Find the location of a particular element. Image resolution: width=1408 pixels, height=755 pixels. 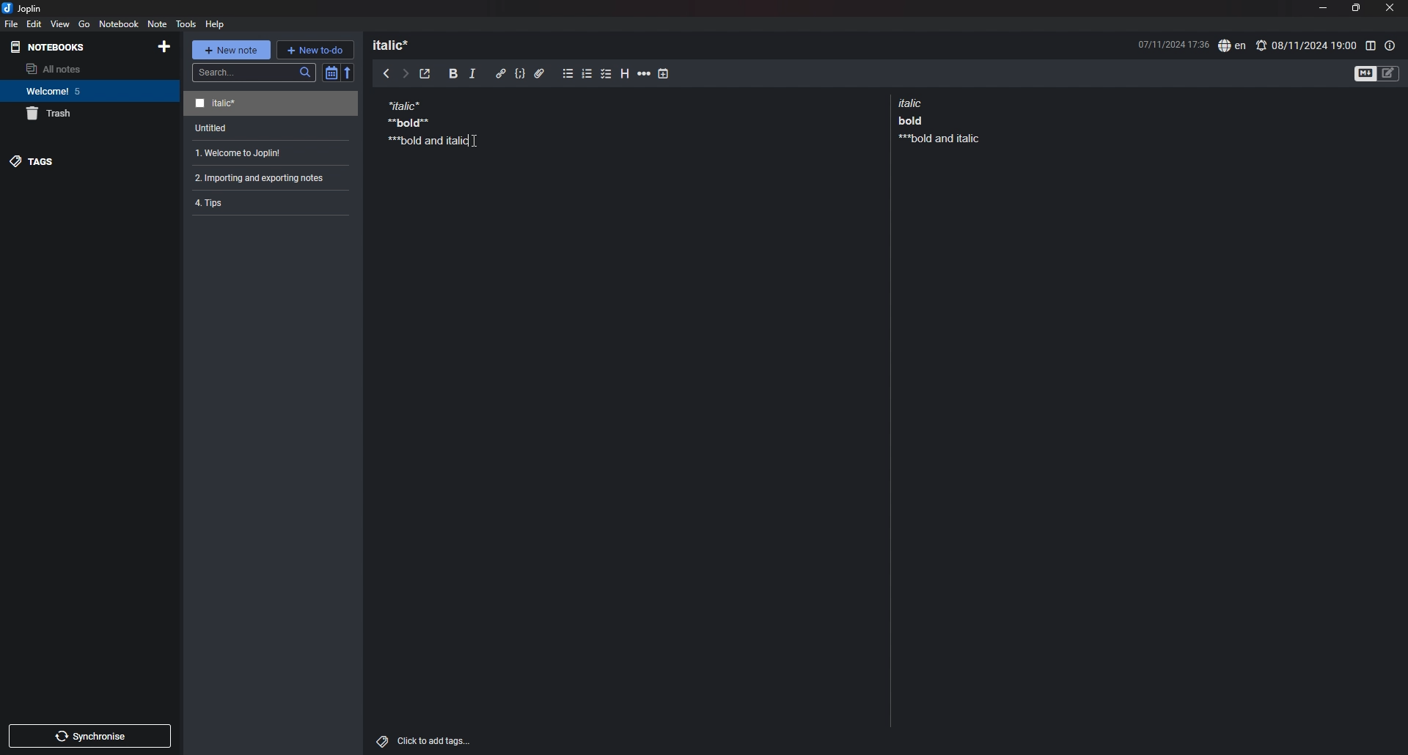

add tags is located at coordinates (425, 741).